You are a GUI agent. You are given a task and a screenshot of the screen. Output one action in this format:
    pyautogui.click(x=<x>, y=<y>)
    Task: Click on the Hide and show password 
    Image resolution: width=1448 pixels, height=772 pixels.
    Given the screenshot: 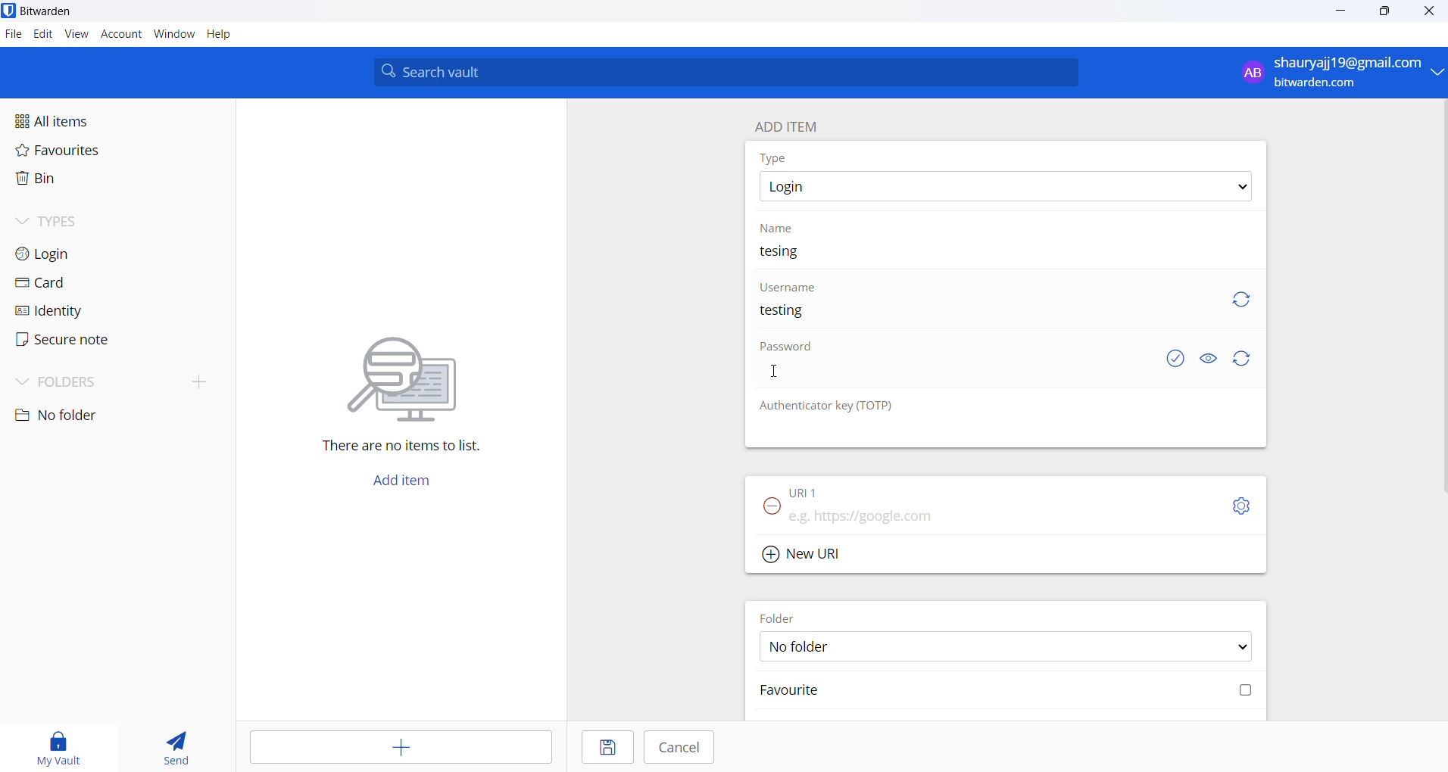 What is the action you would take?
    pyautogui.click(x=1208, y=359)
    